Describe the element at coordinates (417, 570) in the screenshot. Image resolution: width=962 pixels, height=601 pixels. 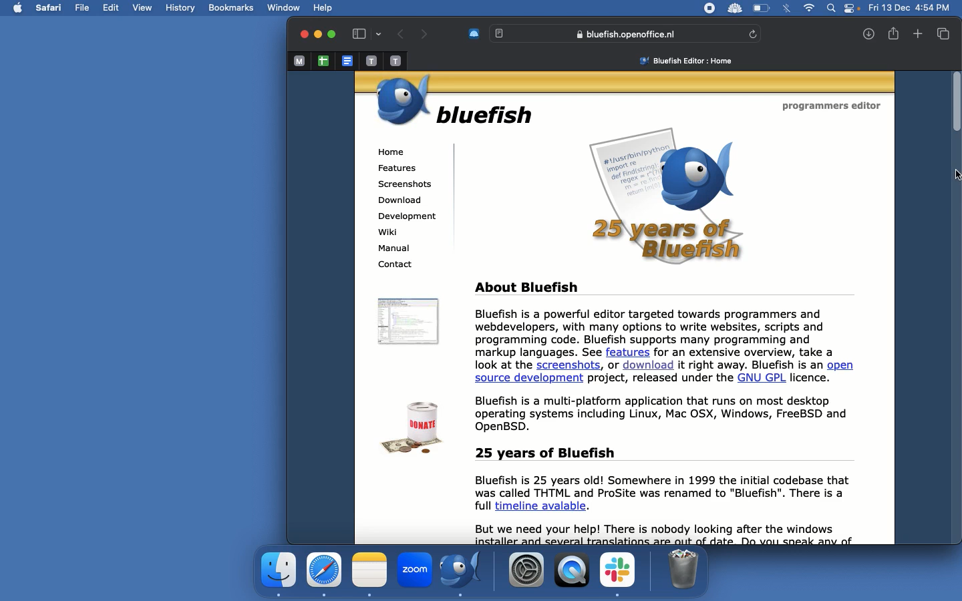
I see `Zoom` at that location.